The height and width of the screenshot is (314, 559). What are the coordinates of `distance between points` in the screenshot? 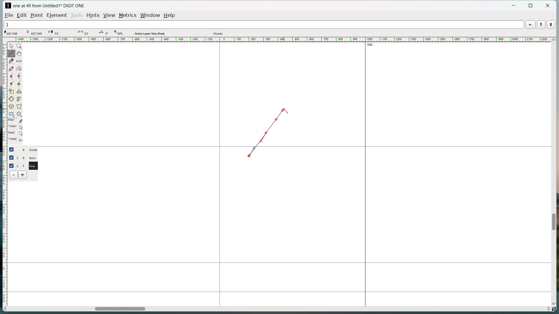 It's located at (84, 33).